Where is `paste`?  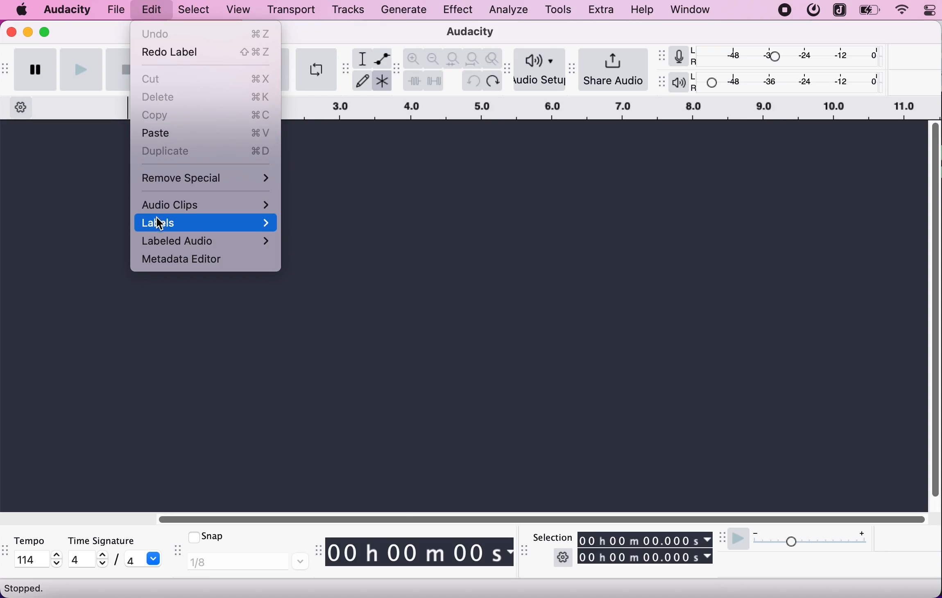 paste is located at coordinates (206, 133).